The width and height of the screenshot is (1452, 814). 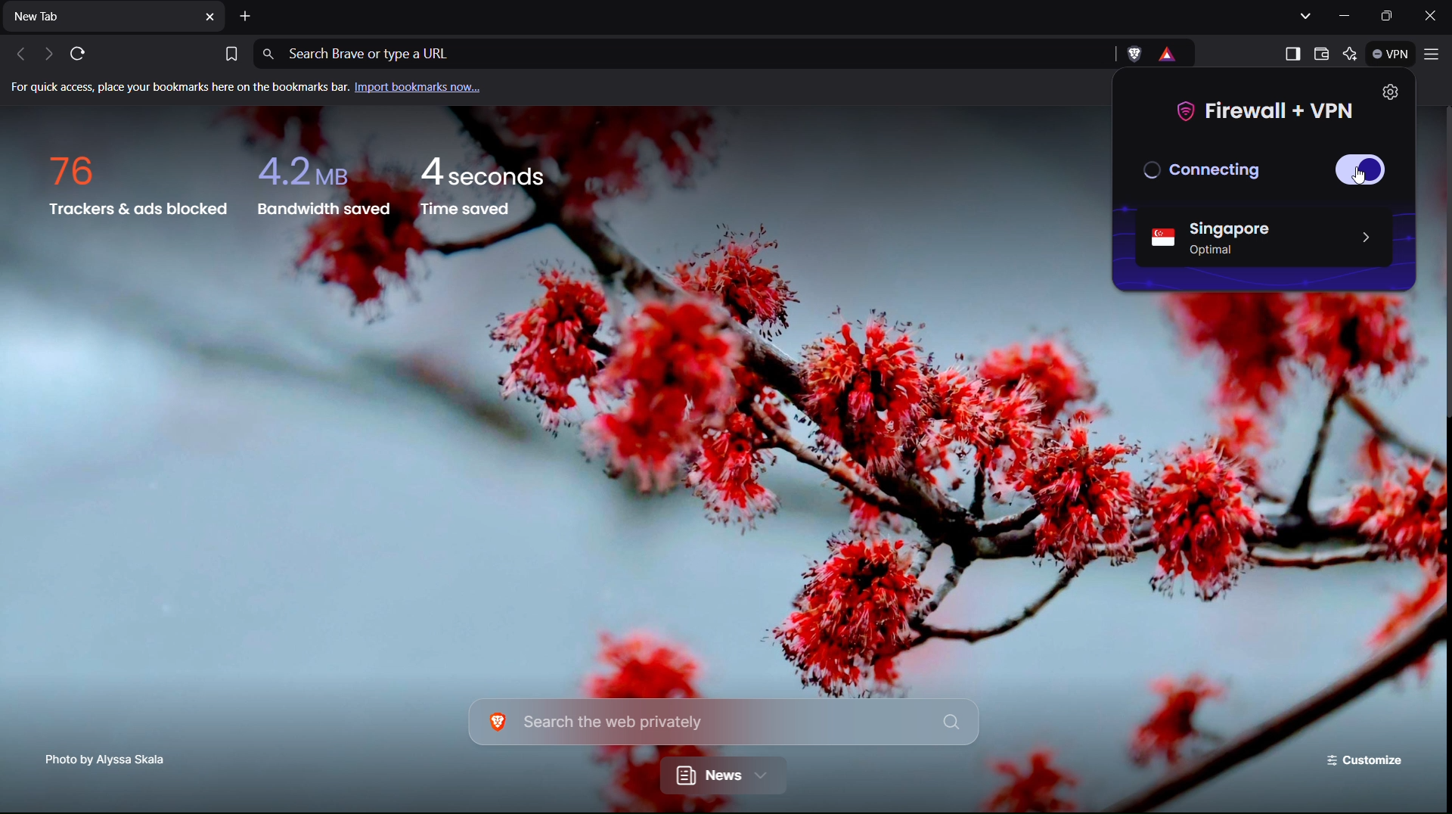 What do you see at coordinates (1433, 57) in the screenshot?
I see `Application Menu` at bounding box center [1433, 57].